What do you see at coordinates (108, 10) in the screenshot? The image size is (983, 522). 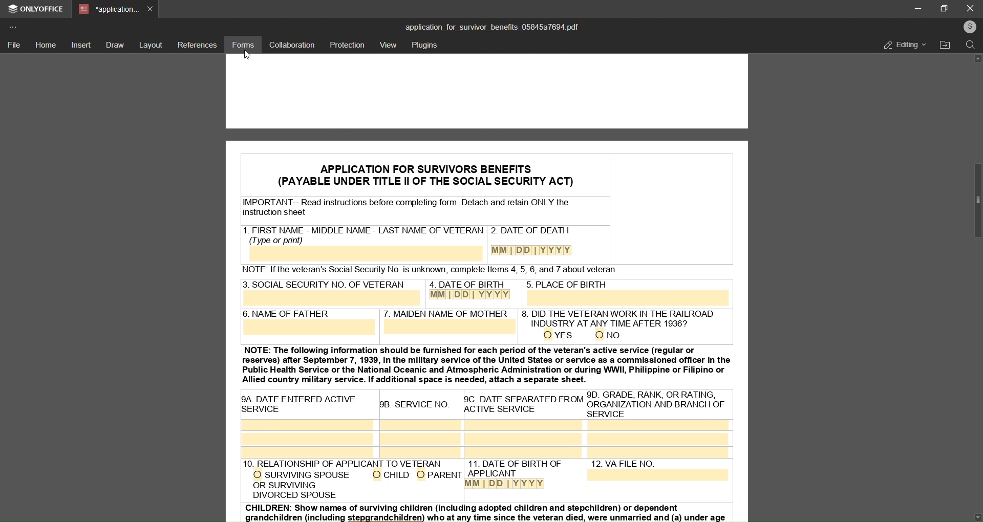 I see `tab name` at bounding box center [108, 10].